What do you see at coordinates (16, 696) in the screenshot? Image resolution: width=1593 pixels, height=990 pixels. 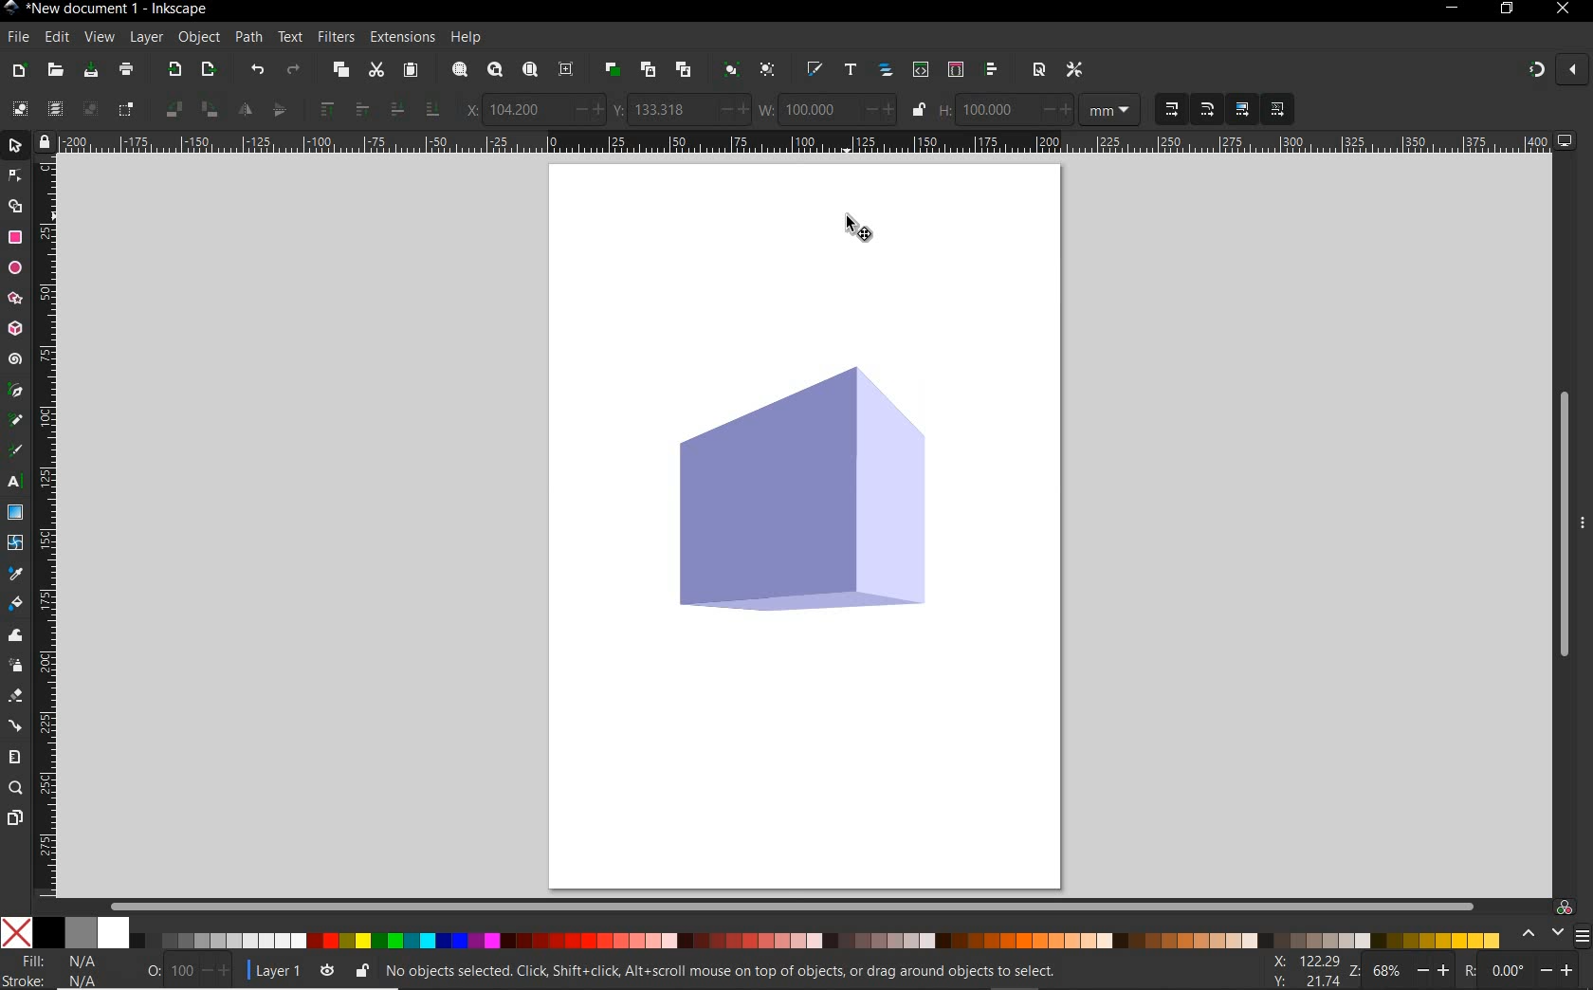 I see `eraser tool` at bounding box center [16, 696].